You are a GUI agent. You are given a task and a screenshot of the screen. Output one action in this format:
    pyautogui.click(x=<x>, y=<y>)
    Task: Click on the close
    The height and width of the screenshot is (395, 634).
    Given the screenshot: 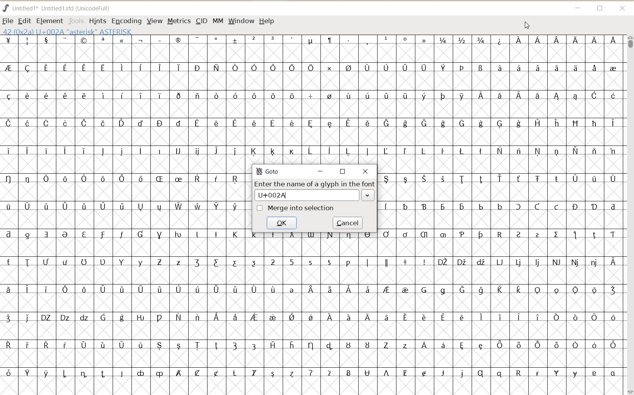 What is the action you would take?
    pyautogui.click(x=365, y=171)
    